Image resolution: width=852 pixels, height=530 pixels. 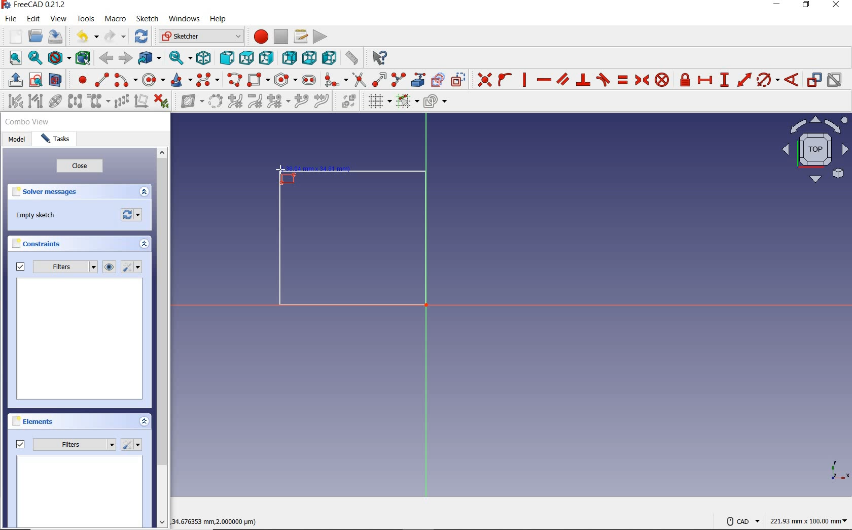 What do you see at coordinates (182, 80) in the screenshot?
I see `create conic` at bounding box center [182, 80].